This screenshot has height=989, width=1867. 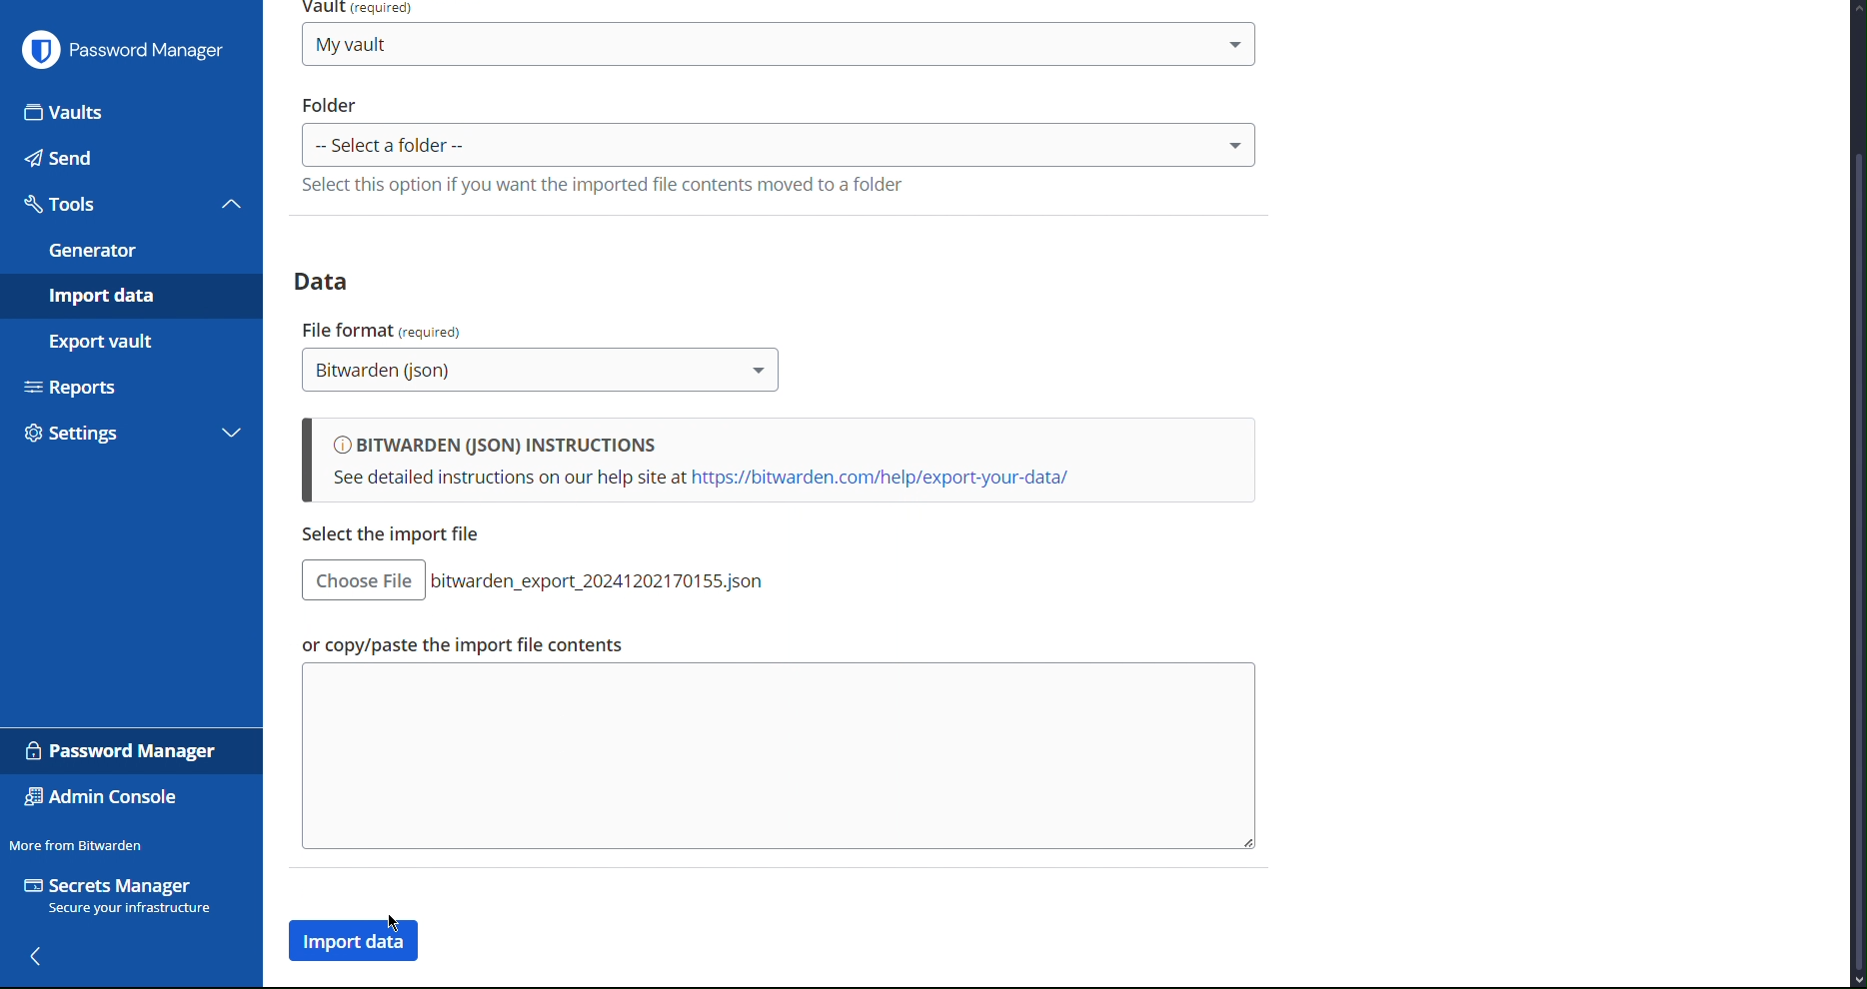 What do you see at coordinates (606, 580) in the screenshot?
I see `file chosen` at bounding box center [606, 580].